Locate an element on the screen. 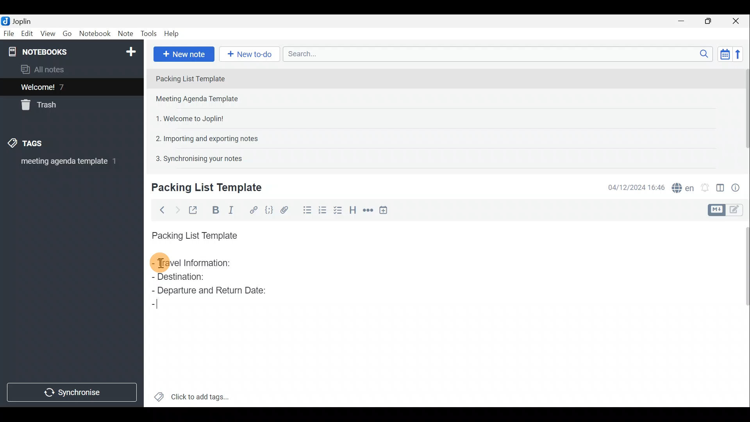 The image size is (750, 422). New to-do is located at coordinates (250, 54).